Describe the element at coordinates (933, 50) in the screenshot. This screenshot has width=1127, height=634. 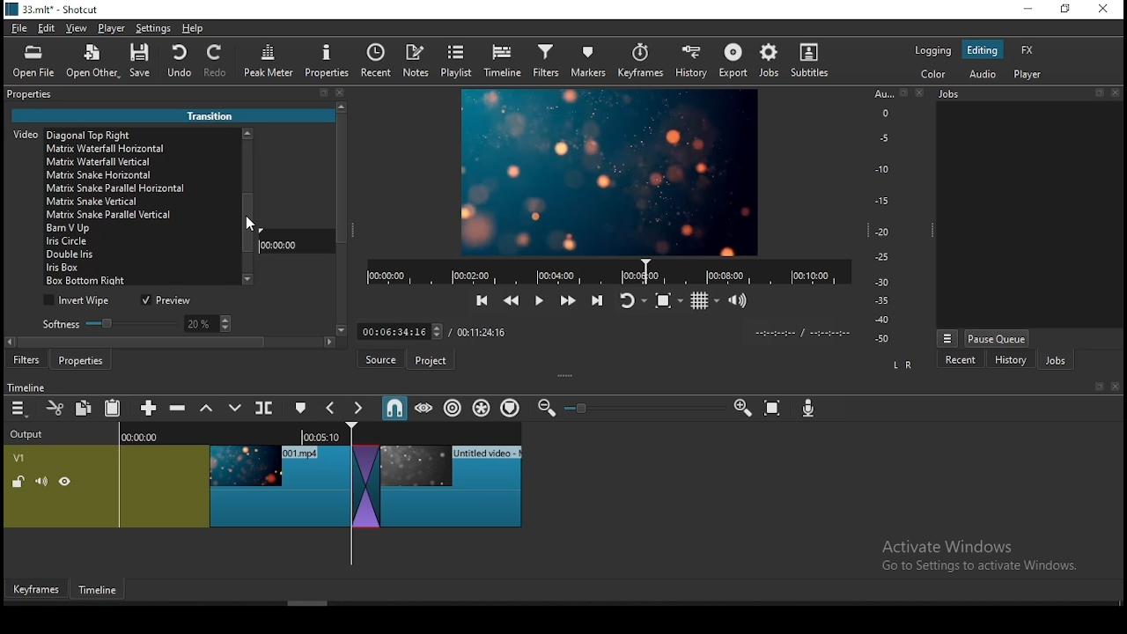
I see `color` at that location.